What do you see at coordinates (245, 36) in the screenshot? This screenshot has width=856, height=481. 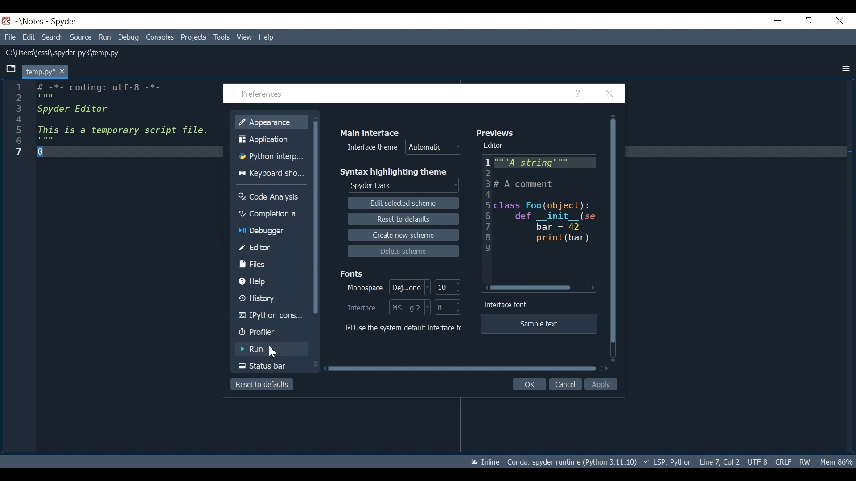 I see `View` at bounding box center [245, 36].